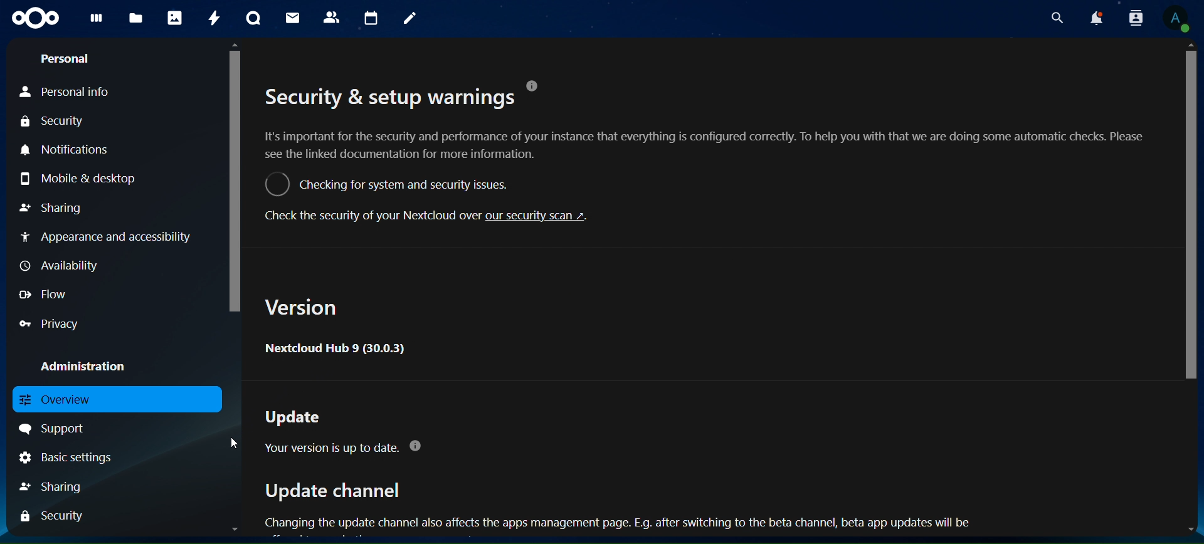 The height and width of the screenshot is (544, 1204). Describe the element at coordinates (35, 18) in the screenshot. I see `icon` at that location.